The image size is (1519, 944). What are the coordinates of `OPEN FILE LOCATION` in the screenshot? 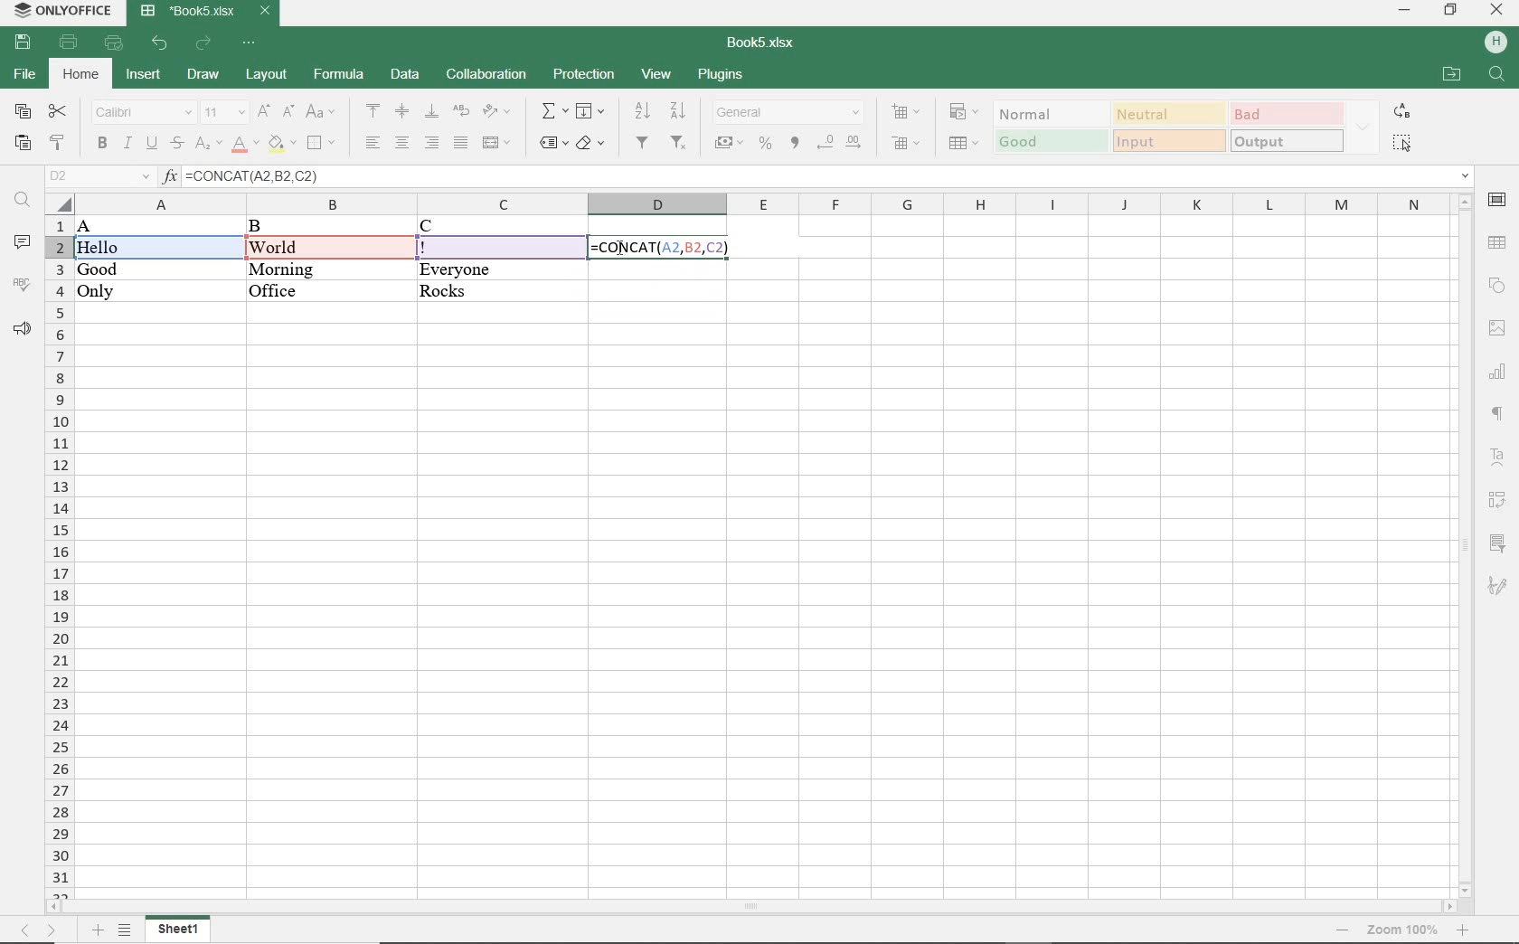 It's located at (1451, 75).